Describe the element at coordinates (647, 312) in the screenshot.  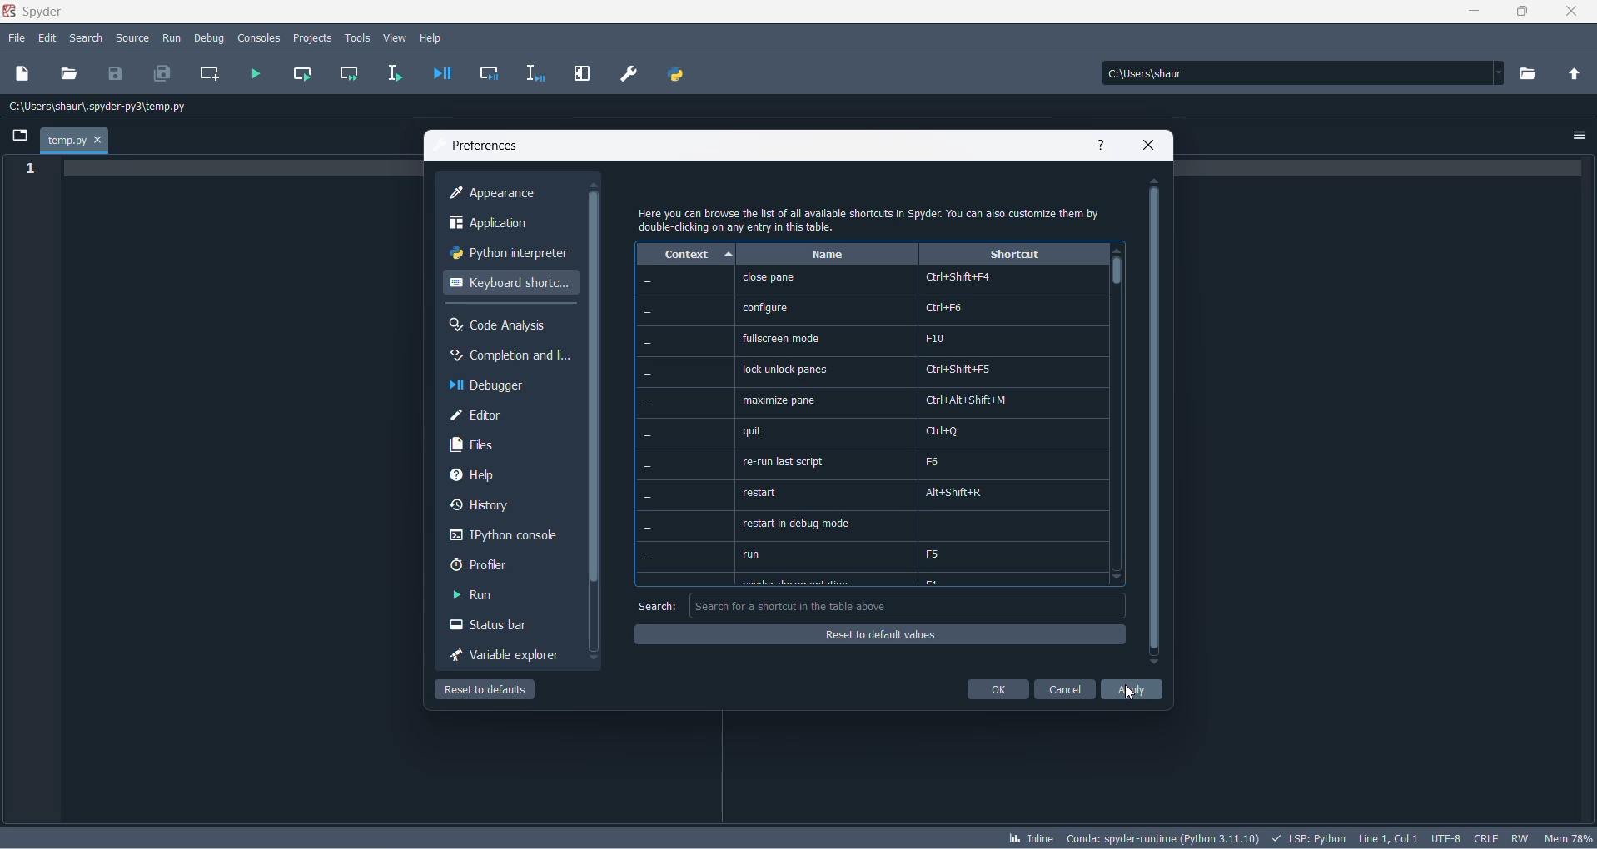
I see `` at that location.